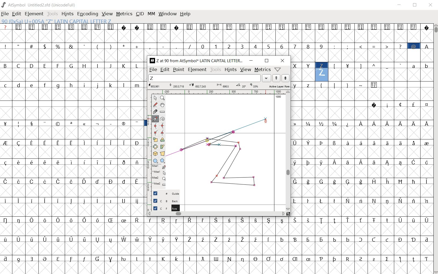  I want to click on element, so click(35, 13).